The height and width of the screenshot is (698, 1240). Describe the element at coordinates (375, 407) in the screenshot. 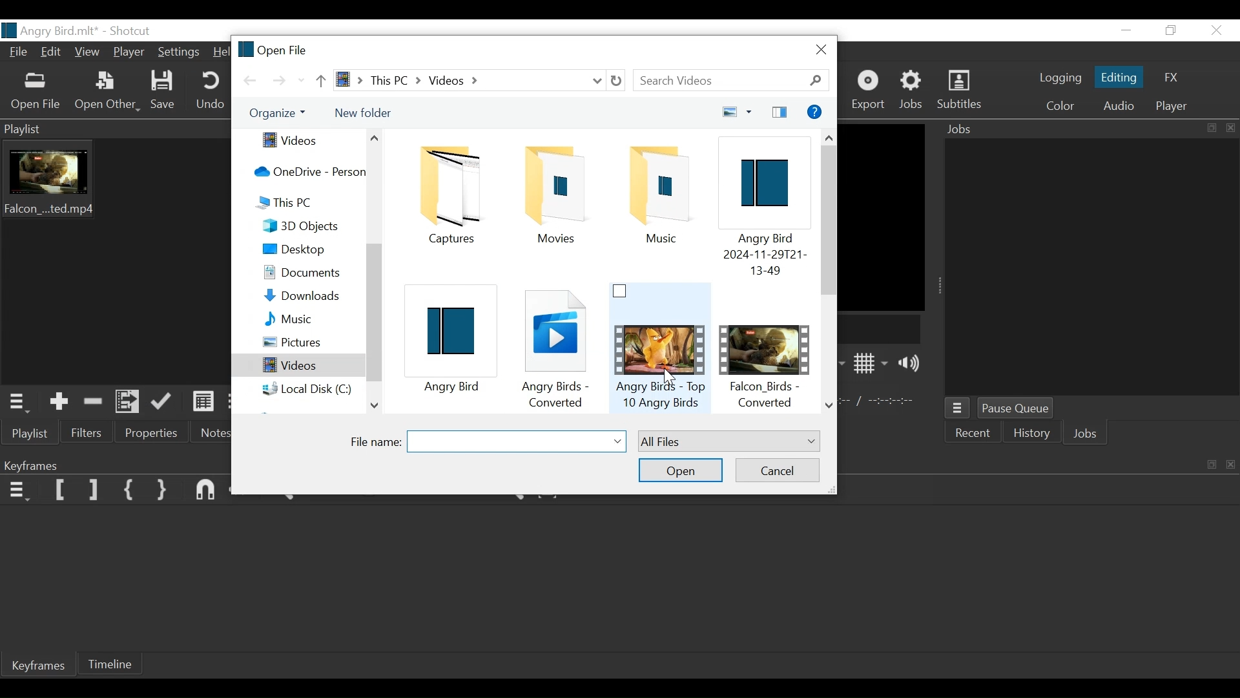

I see `Scroll down` at that location.